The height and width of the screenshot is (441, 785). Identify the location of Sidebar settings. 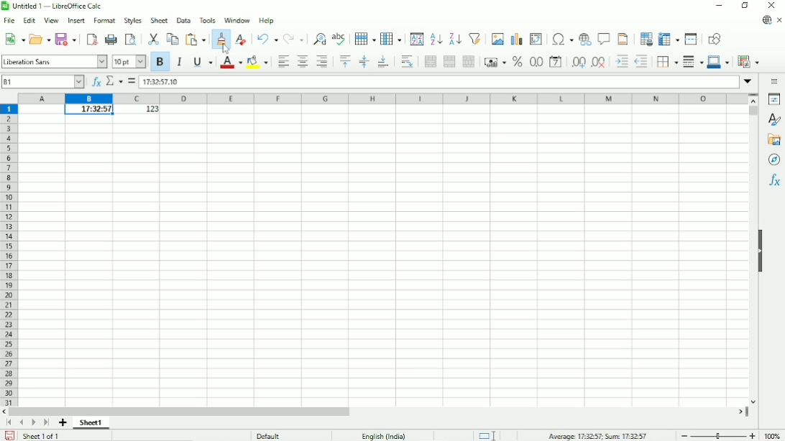
(773, 82).